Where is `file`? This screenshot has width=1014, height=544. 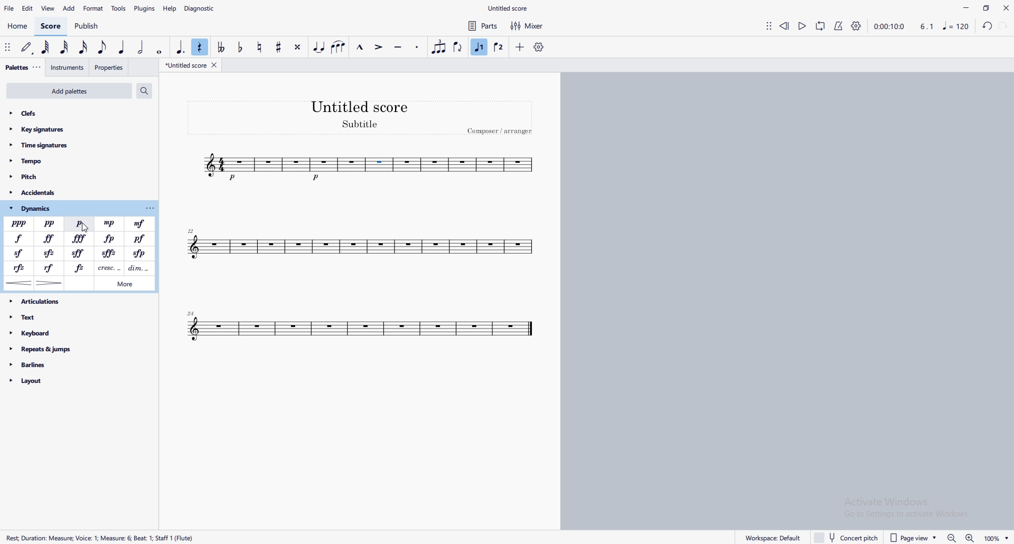
file is located at coordinates (10, 8).